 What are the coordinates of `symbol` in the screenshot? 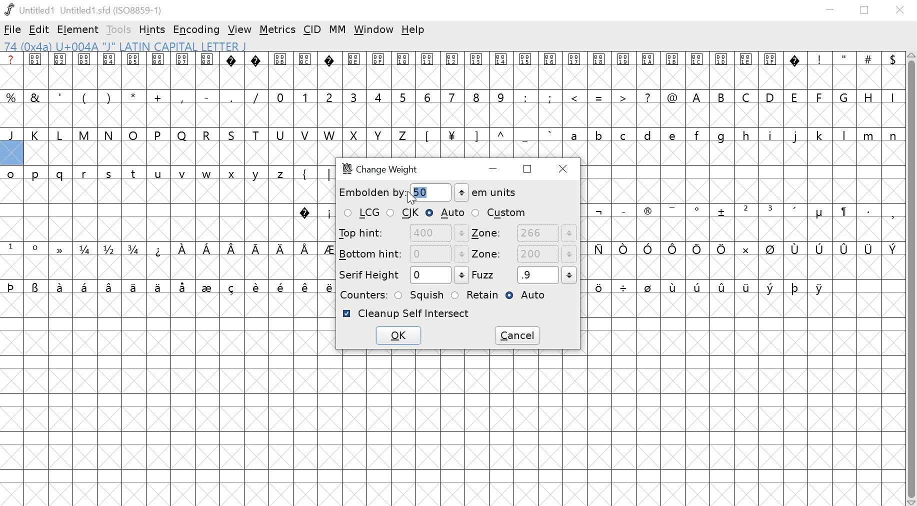 It's located at (58, 248).